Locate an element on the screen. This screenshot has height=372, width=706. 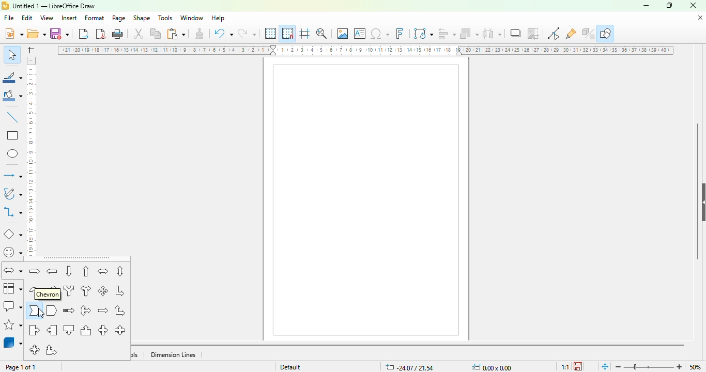
new is located at coordinates (13, 33).